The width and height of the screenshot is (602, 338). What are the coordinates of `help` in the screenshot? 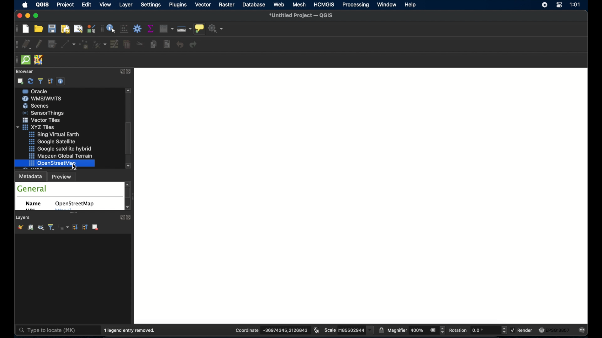 It's located at (410, 5).